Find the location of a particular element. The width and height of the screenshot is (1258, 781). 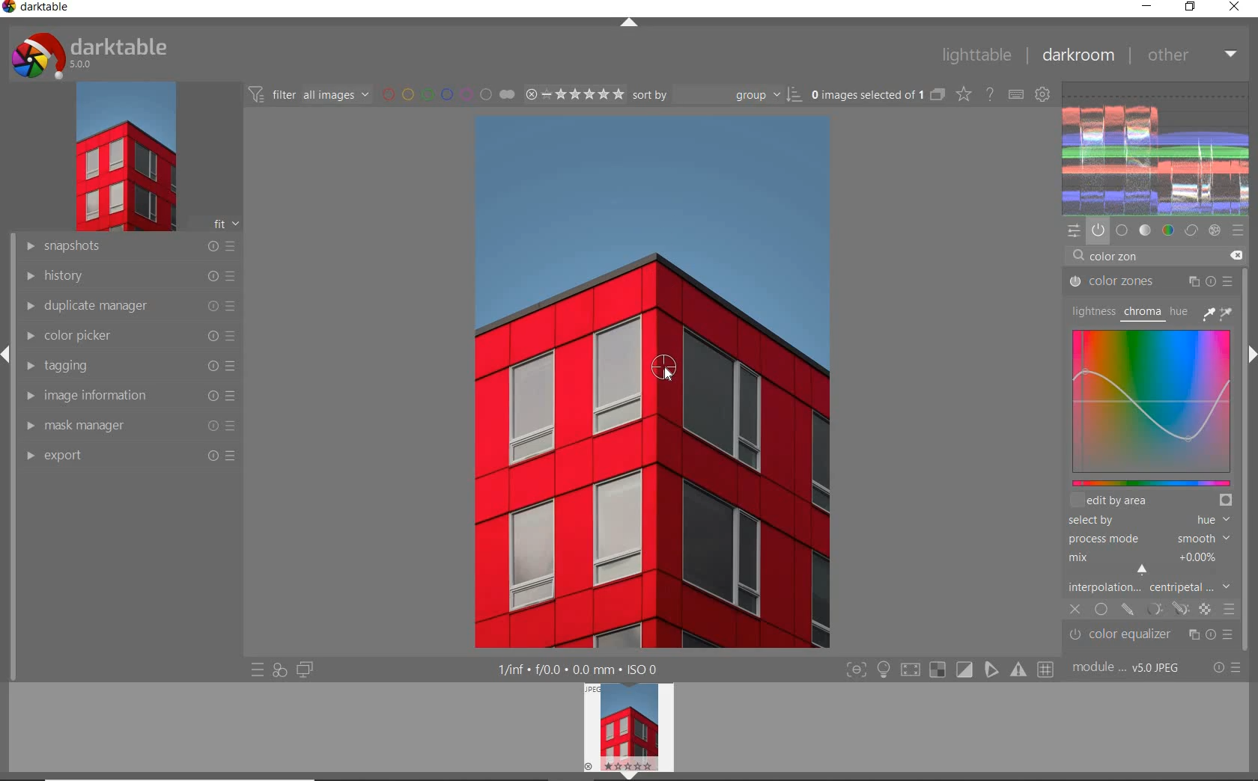

grid overlay is located at coordinates (1046, 668).